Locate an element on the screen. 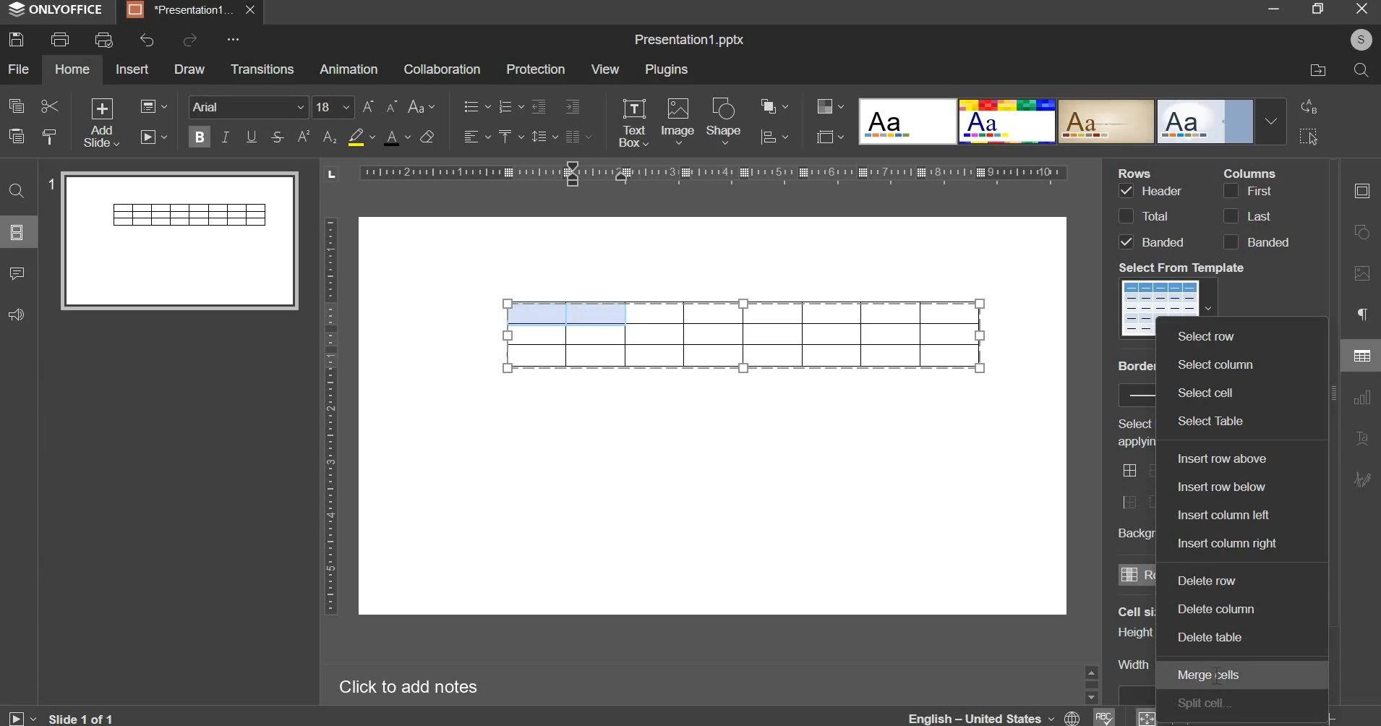 This screenshot has width=1381, height=726. rows & columns is located at coordinates (1137, 575).